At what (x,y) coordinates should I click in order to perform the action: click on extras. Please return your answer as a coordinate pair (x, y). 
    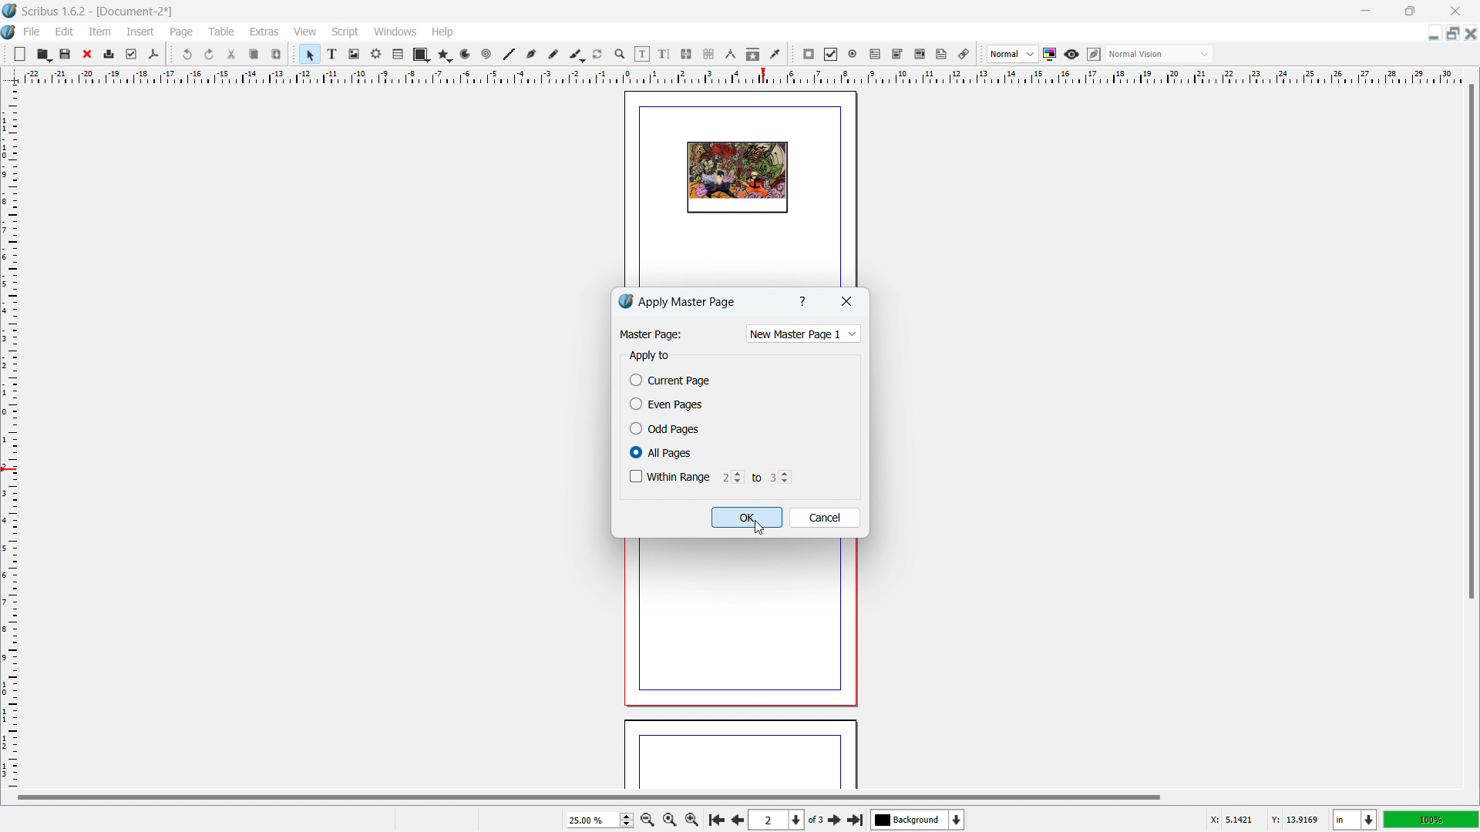
    Looking at the image, I should click on (265, 32).